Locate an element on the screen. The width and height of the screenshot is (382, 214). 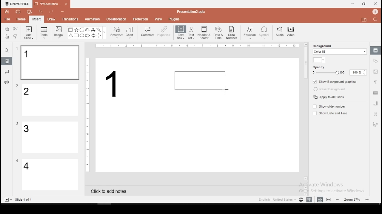
home is located at coordinates (21, 19).